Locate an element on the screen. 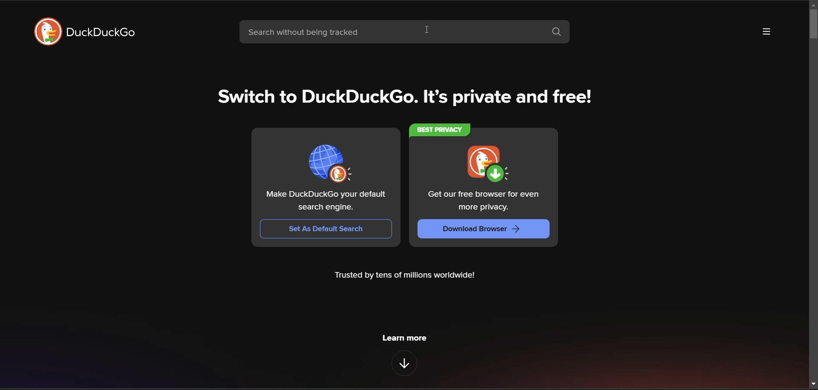  Trusted by tens of millions worldwide! is located at coordinates (407, 277).